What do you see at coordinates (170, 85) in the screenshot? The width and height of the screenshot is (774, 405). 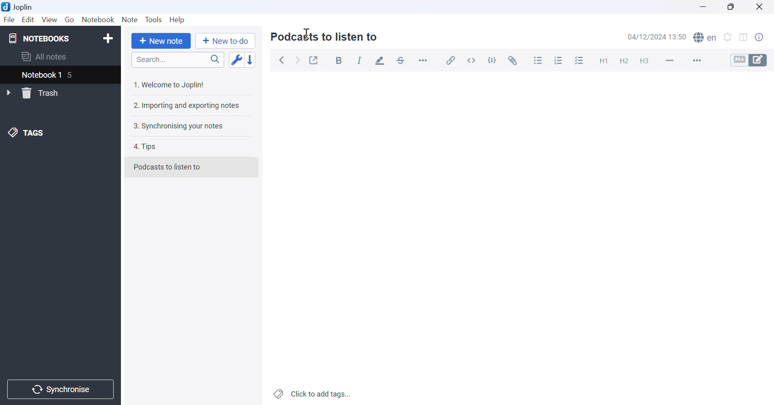 I see `1. Welcome to Joplin!` at bounding box center [170, 85].